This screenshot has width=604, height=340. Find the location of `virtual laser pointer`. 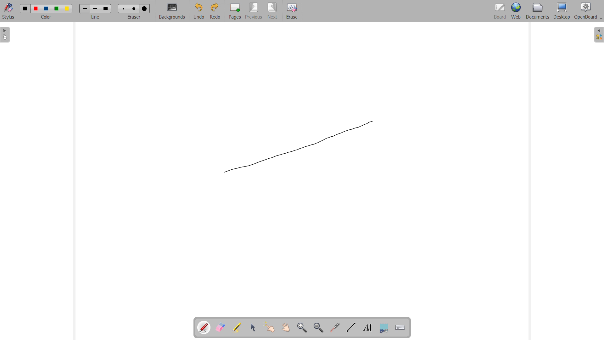

virtual laser pointer is located at coordinates (335, 327).